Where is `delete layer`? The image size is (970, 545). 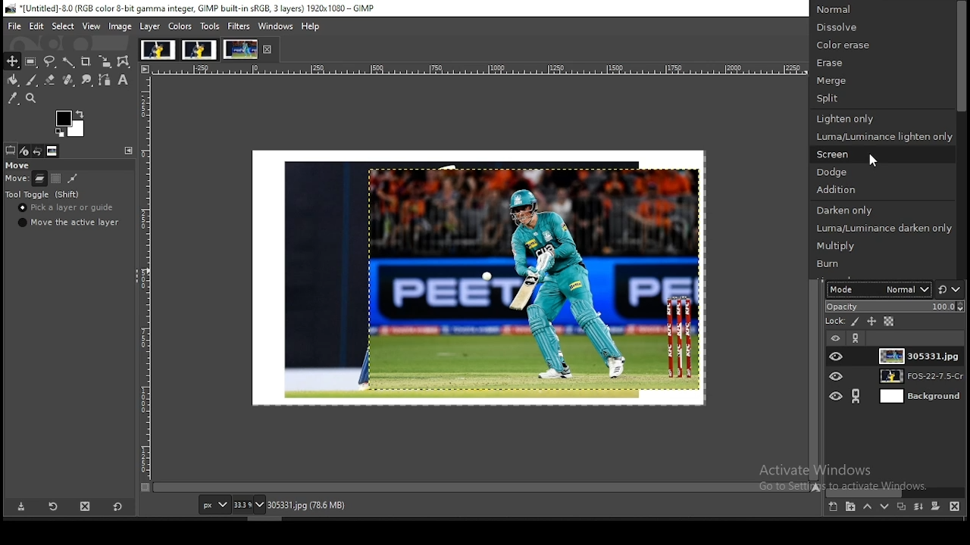 delete layer is located at coordinates (956, 506).